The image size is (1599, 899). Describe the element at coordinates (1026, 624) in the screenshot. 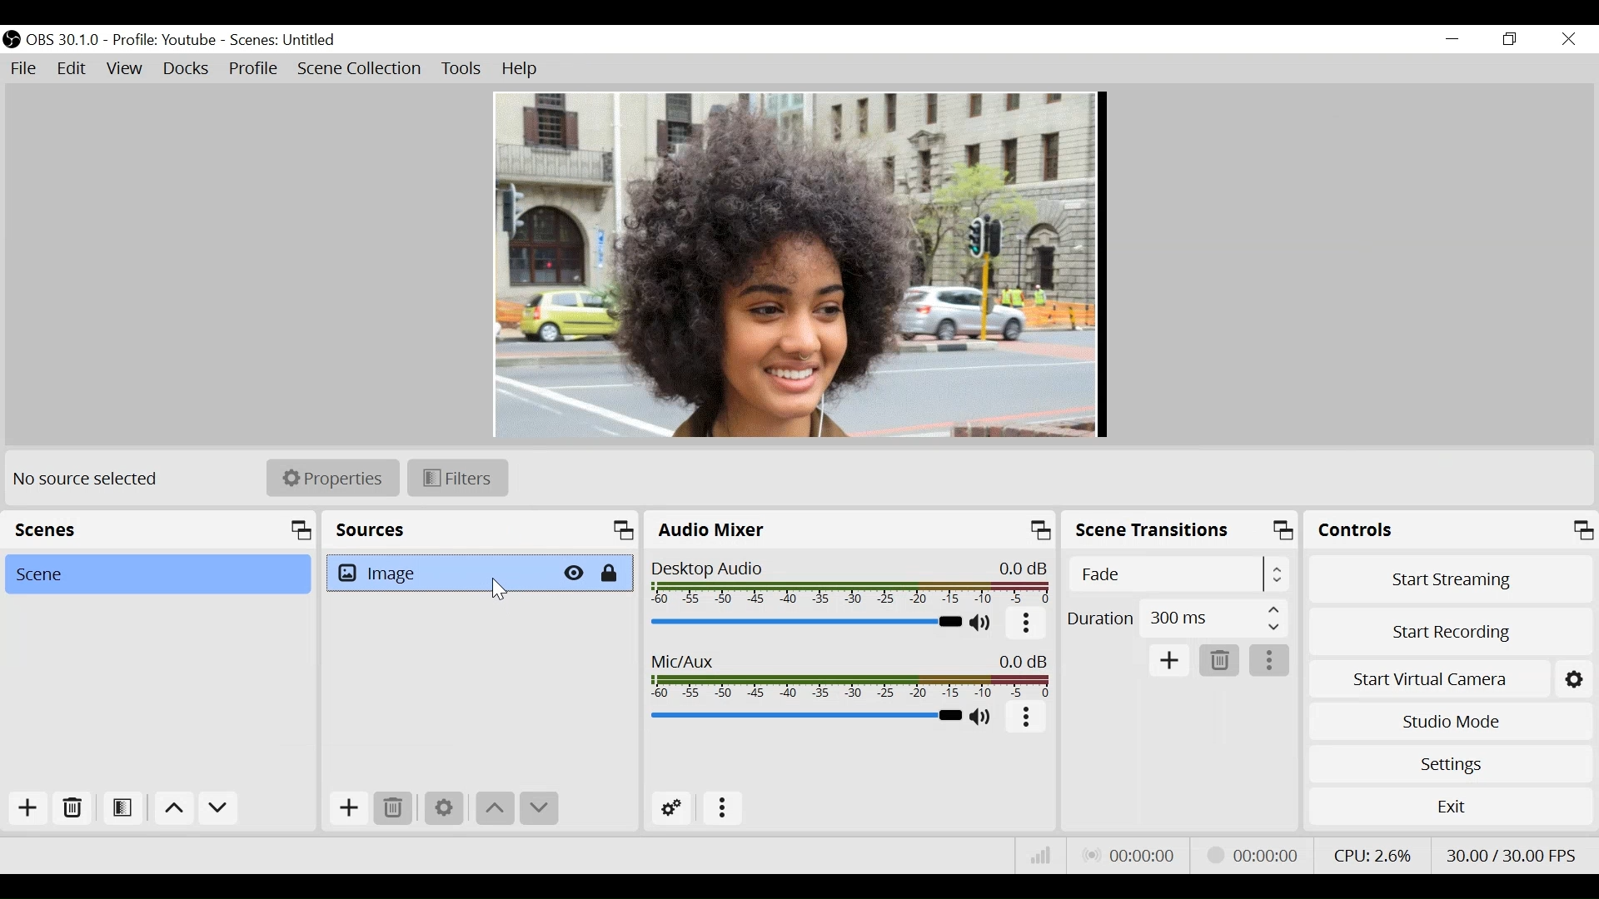

I see `More options` at that location.